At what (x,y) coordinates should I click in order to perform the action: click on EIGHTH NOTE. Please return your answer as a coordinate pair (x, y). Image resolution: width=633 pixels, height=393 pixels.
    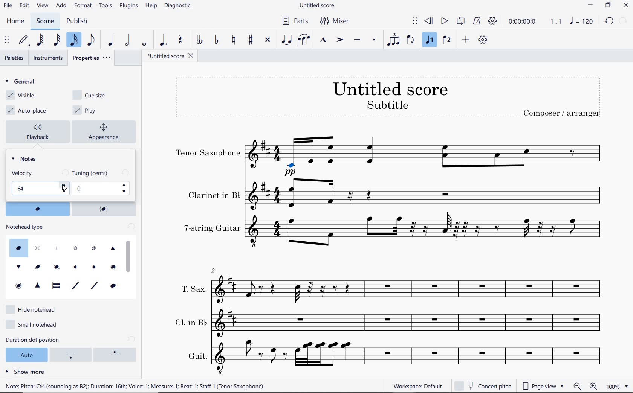
    Looking at the image, I should click on (92, 41).